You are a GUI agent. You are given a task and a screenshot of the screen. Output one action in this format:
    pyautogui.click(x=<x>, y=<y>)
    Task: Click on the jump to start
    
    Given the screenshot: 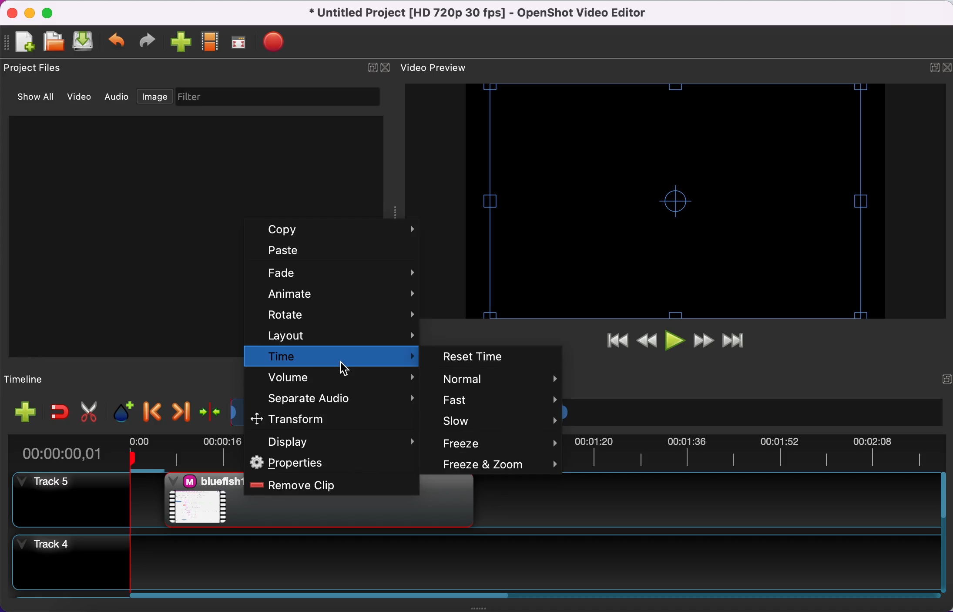 What is the action you would take?
    pyautogui.click(x=615, y=342)
    